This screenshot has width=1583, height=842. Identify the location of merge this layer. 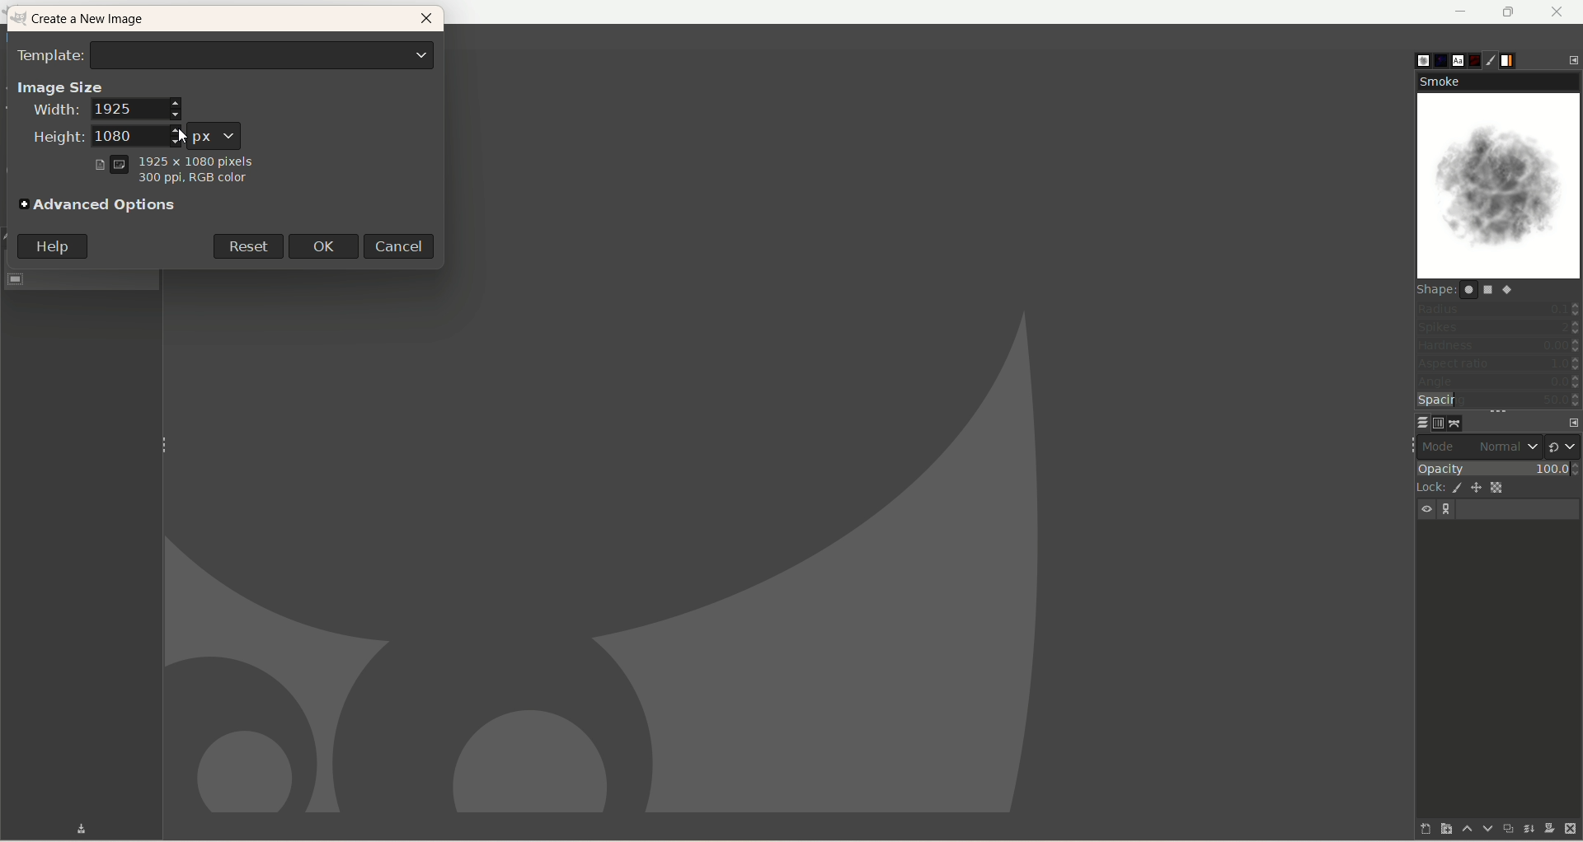
(1527, 826).